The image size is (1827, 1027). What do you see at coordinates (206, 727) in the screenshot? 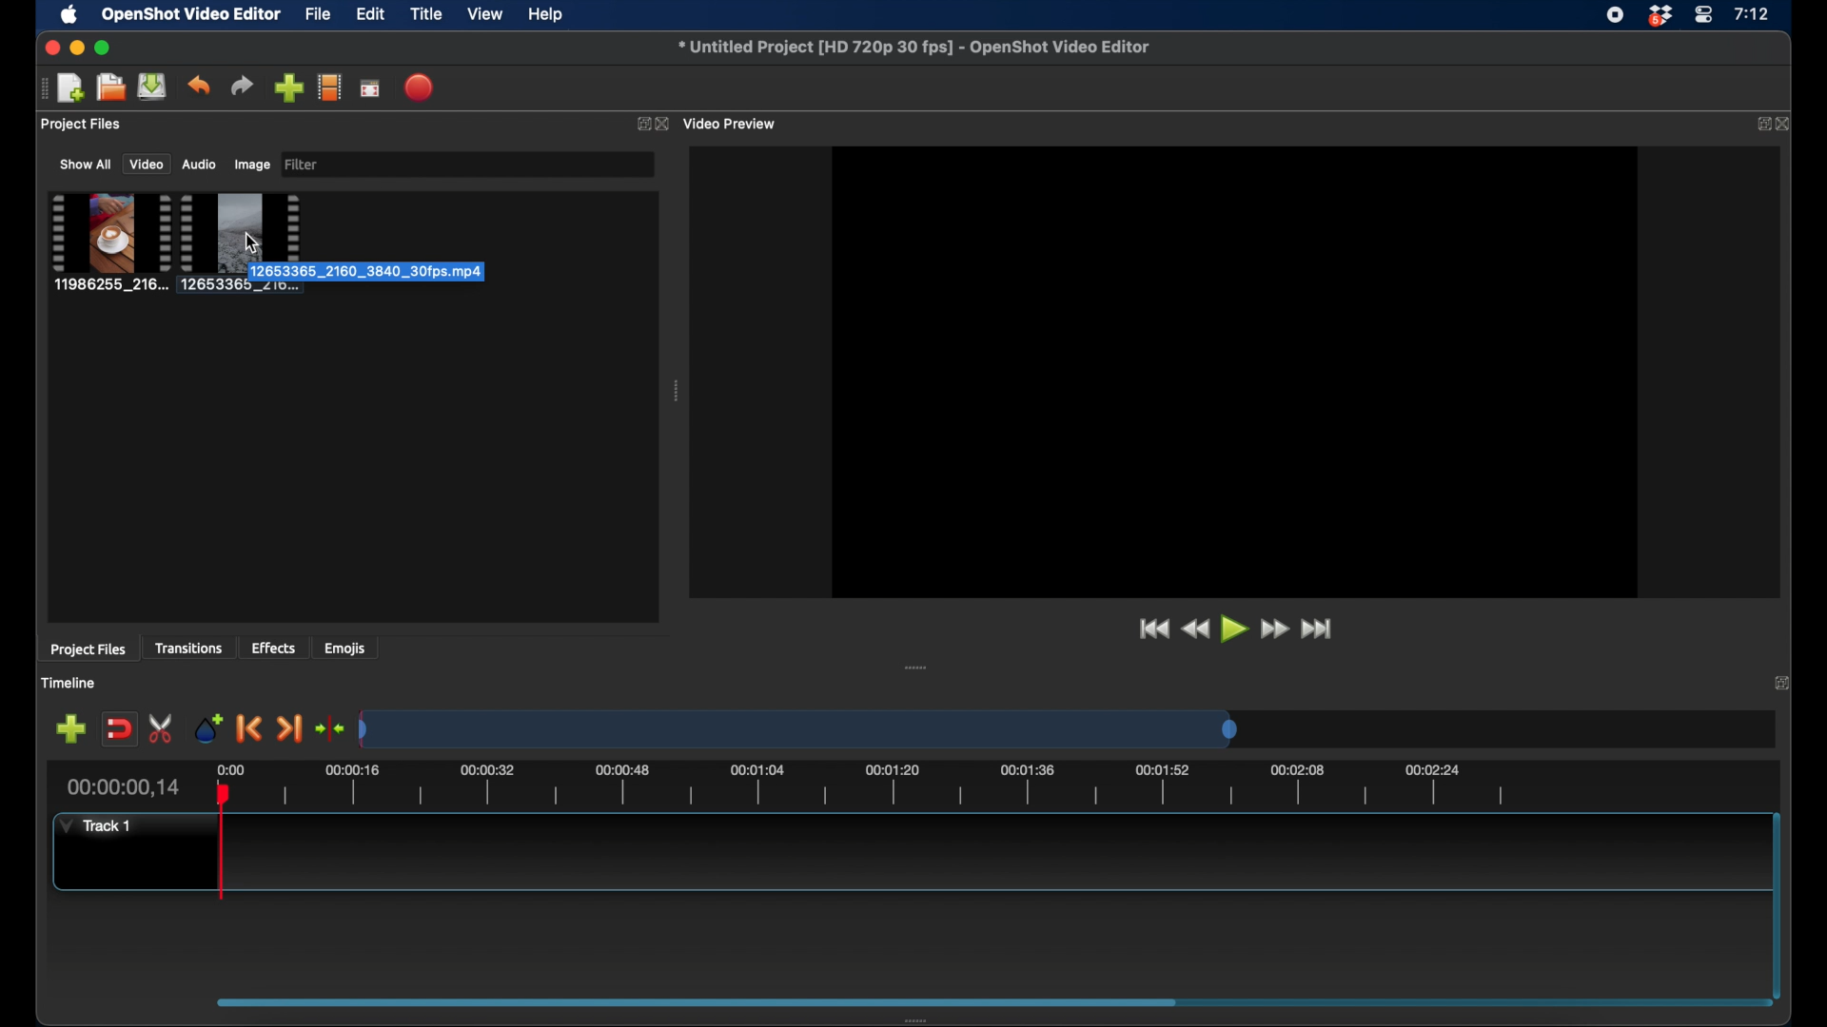
I see `add marker` at bounding box center [206, 727].